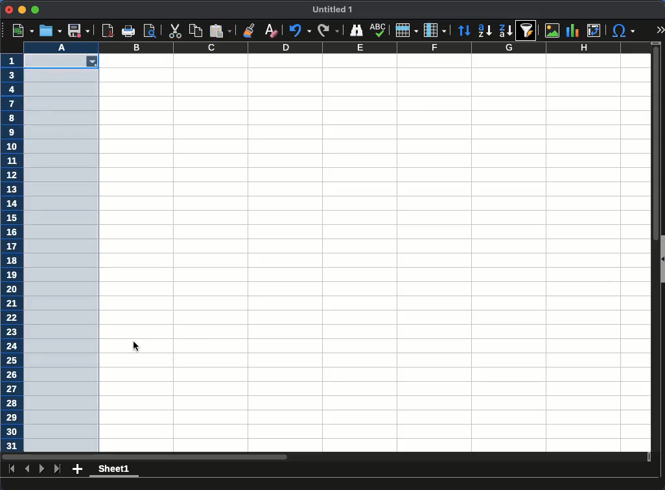  I want to click on expand, so click(659, 29).